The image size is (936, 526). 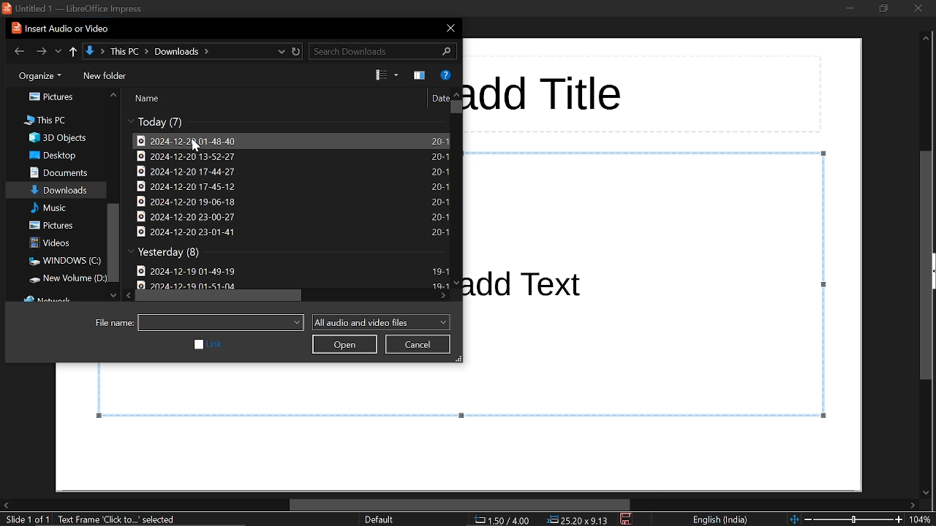 I want to click on name, so click(x=148, y=99).